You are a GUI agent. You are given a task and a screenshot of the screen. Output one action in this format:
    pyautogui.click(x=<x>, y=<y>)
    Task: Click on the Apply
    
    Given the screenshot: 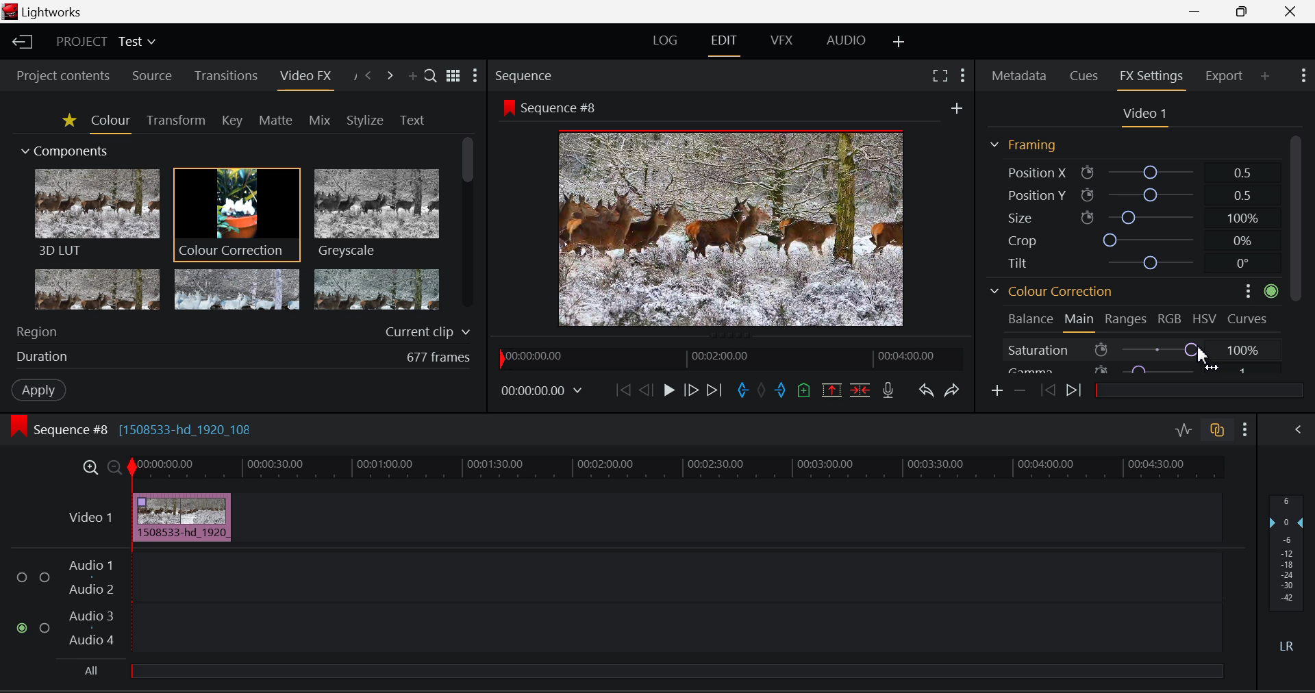 What is the action you would take?
    pyautogui.click(x=40, y=390)
    